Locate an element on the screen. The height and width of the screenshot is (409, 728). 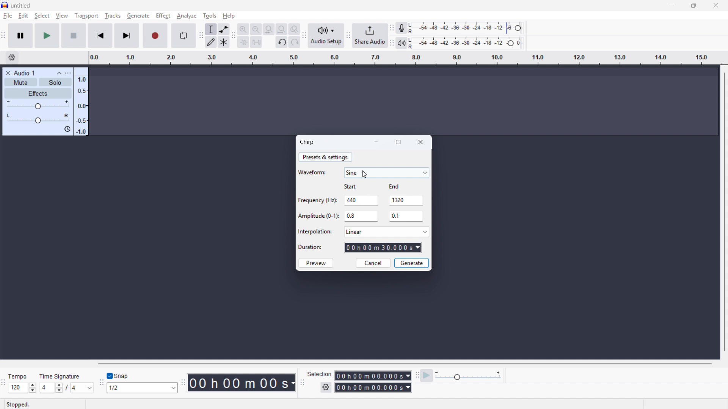
stop  is located at coordinates (74, 36).